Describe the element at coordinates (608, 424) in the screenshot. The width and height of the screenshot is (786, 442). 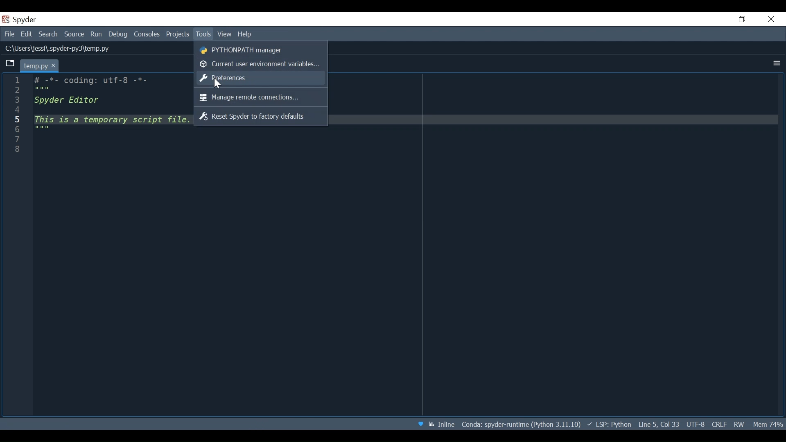
I see `Language` at that location.